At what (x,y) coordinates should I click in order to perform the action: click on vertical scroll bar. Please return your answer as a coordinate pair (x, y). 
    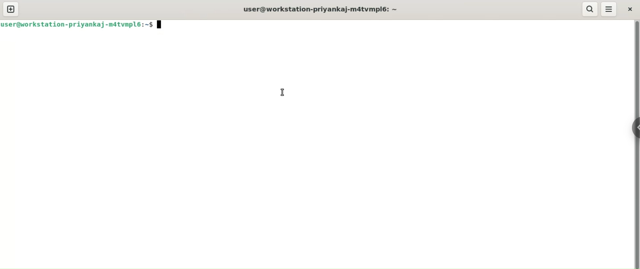
    Looking at the image, I should click on (636, 144).